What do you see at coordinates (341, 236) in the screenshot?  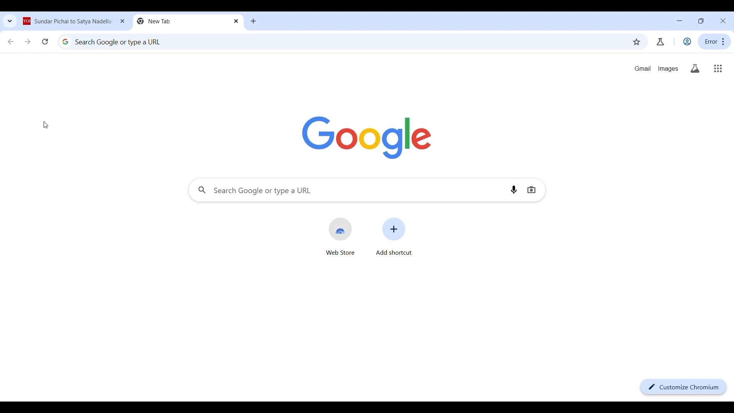 I see `Open Google webstore` at bounding box center [341, 236].